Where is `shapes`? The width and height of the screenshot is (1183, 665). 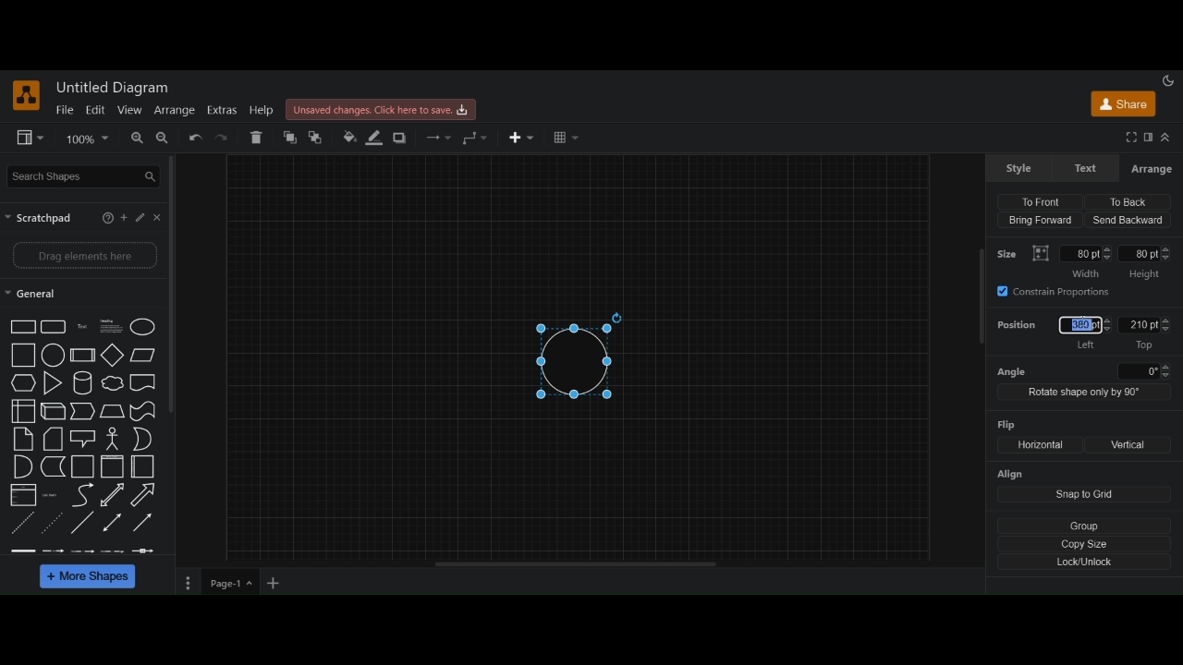 shapes is located at coordinates (23, 327).